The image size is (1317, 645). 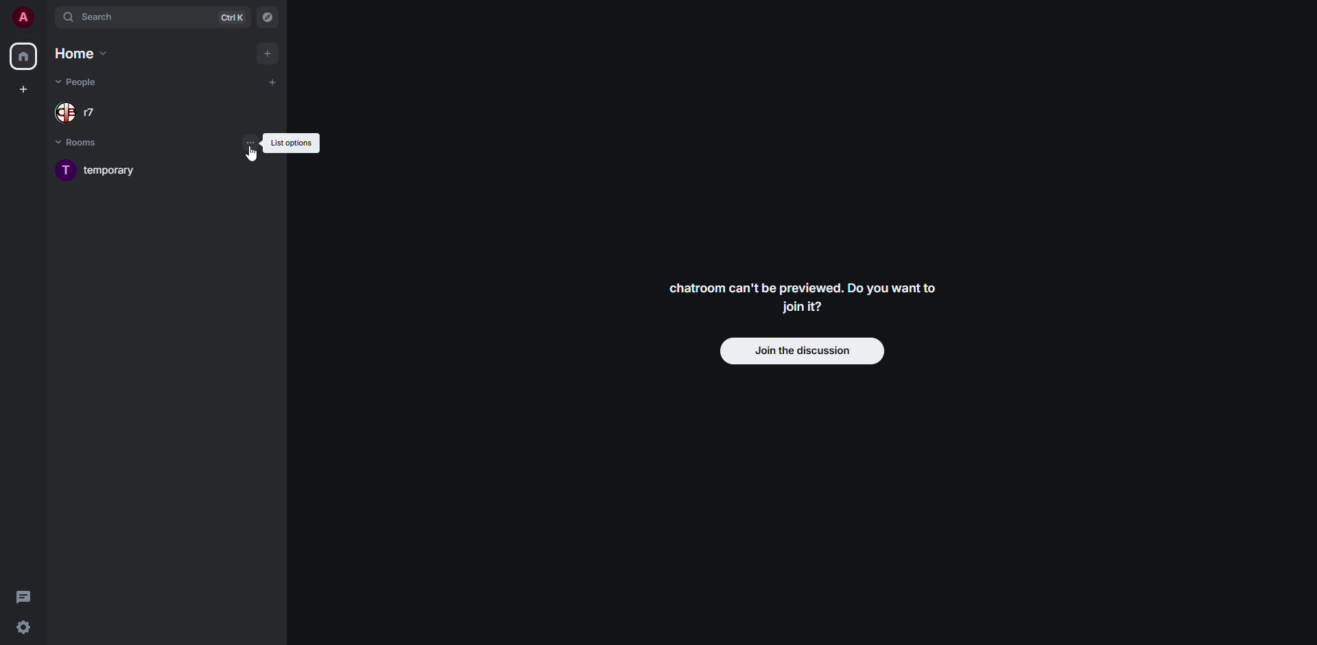 What do you see at coordinates (81, 54) in the screenshot?
I see `home` at bounding box center [81, 54].